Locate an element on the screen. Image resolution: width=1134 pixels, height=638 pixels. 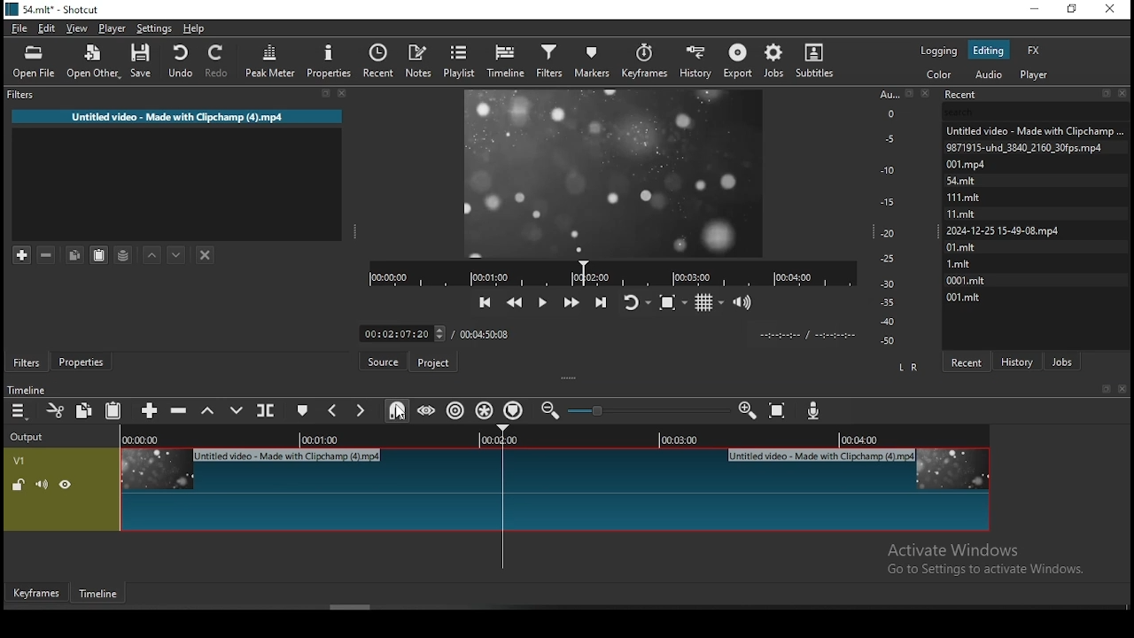
zoom timeline to fit is located at coordinates (779, 411).